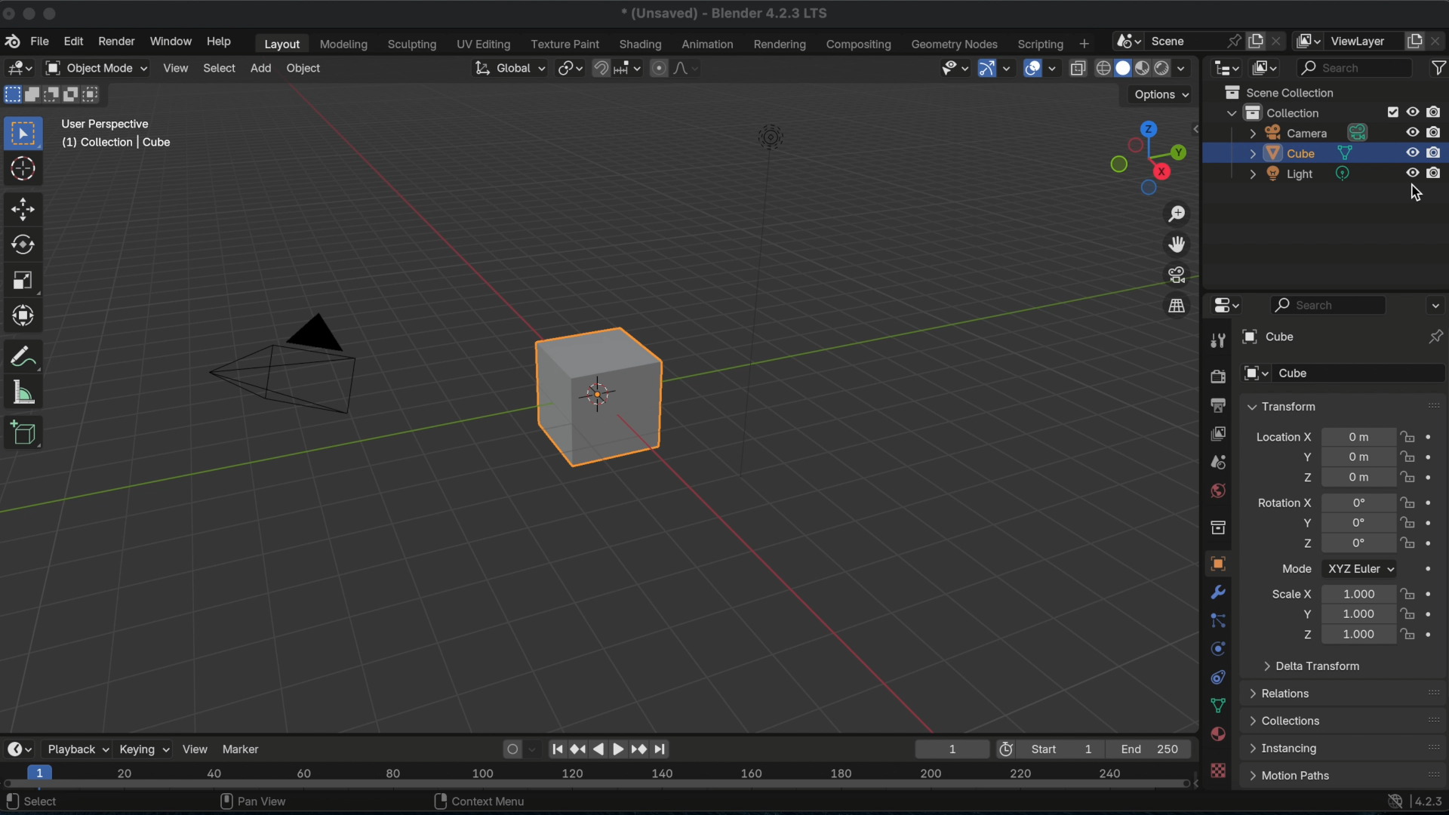 This screenshot has width=1449, height=815. Describe the element at coordinates (1361, 568) in the screenshot. I see `XYZ Euler dropdown` at that location.